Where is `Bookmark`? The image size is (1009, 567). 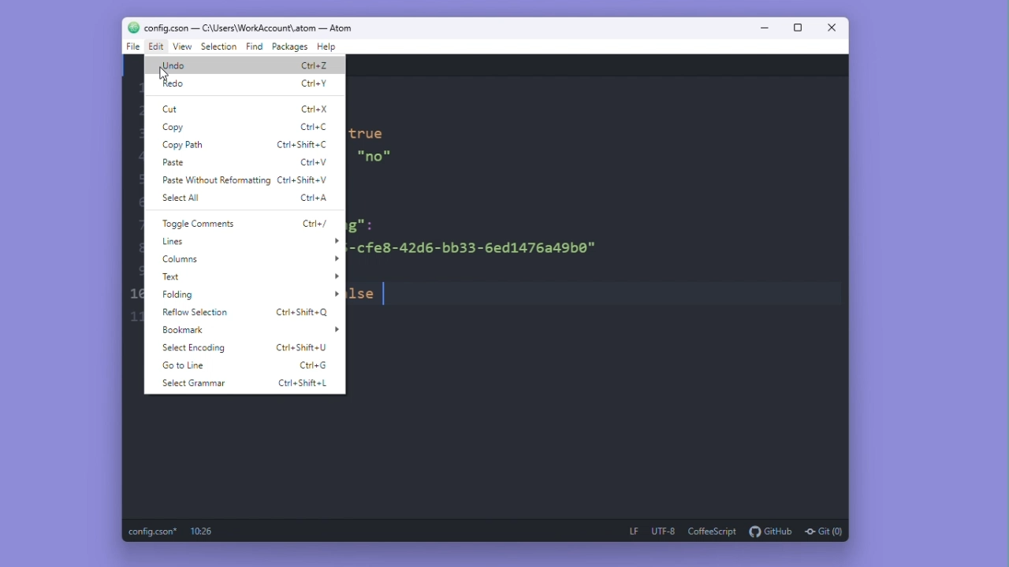
Bookmark is located at coordinates (249, 331).